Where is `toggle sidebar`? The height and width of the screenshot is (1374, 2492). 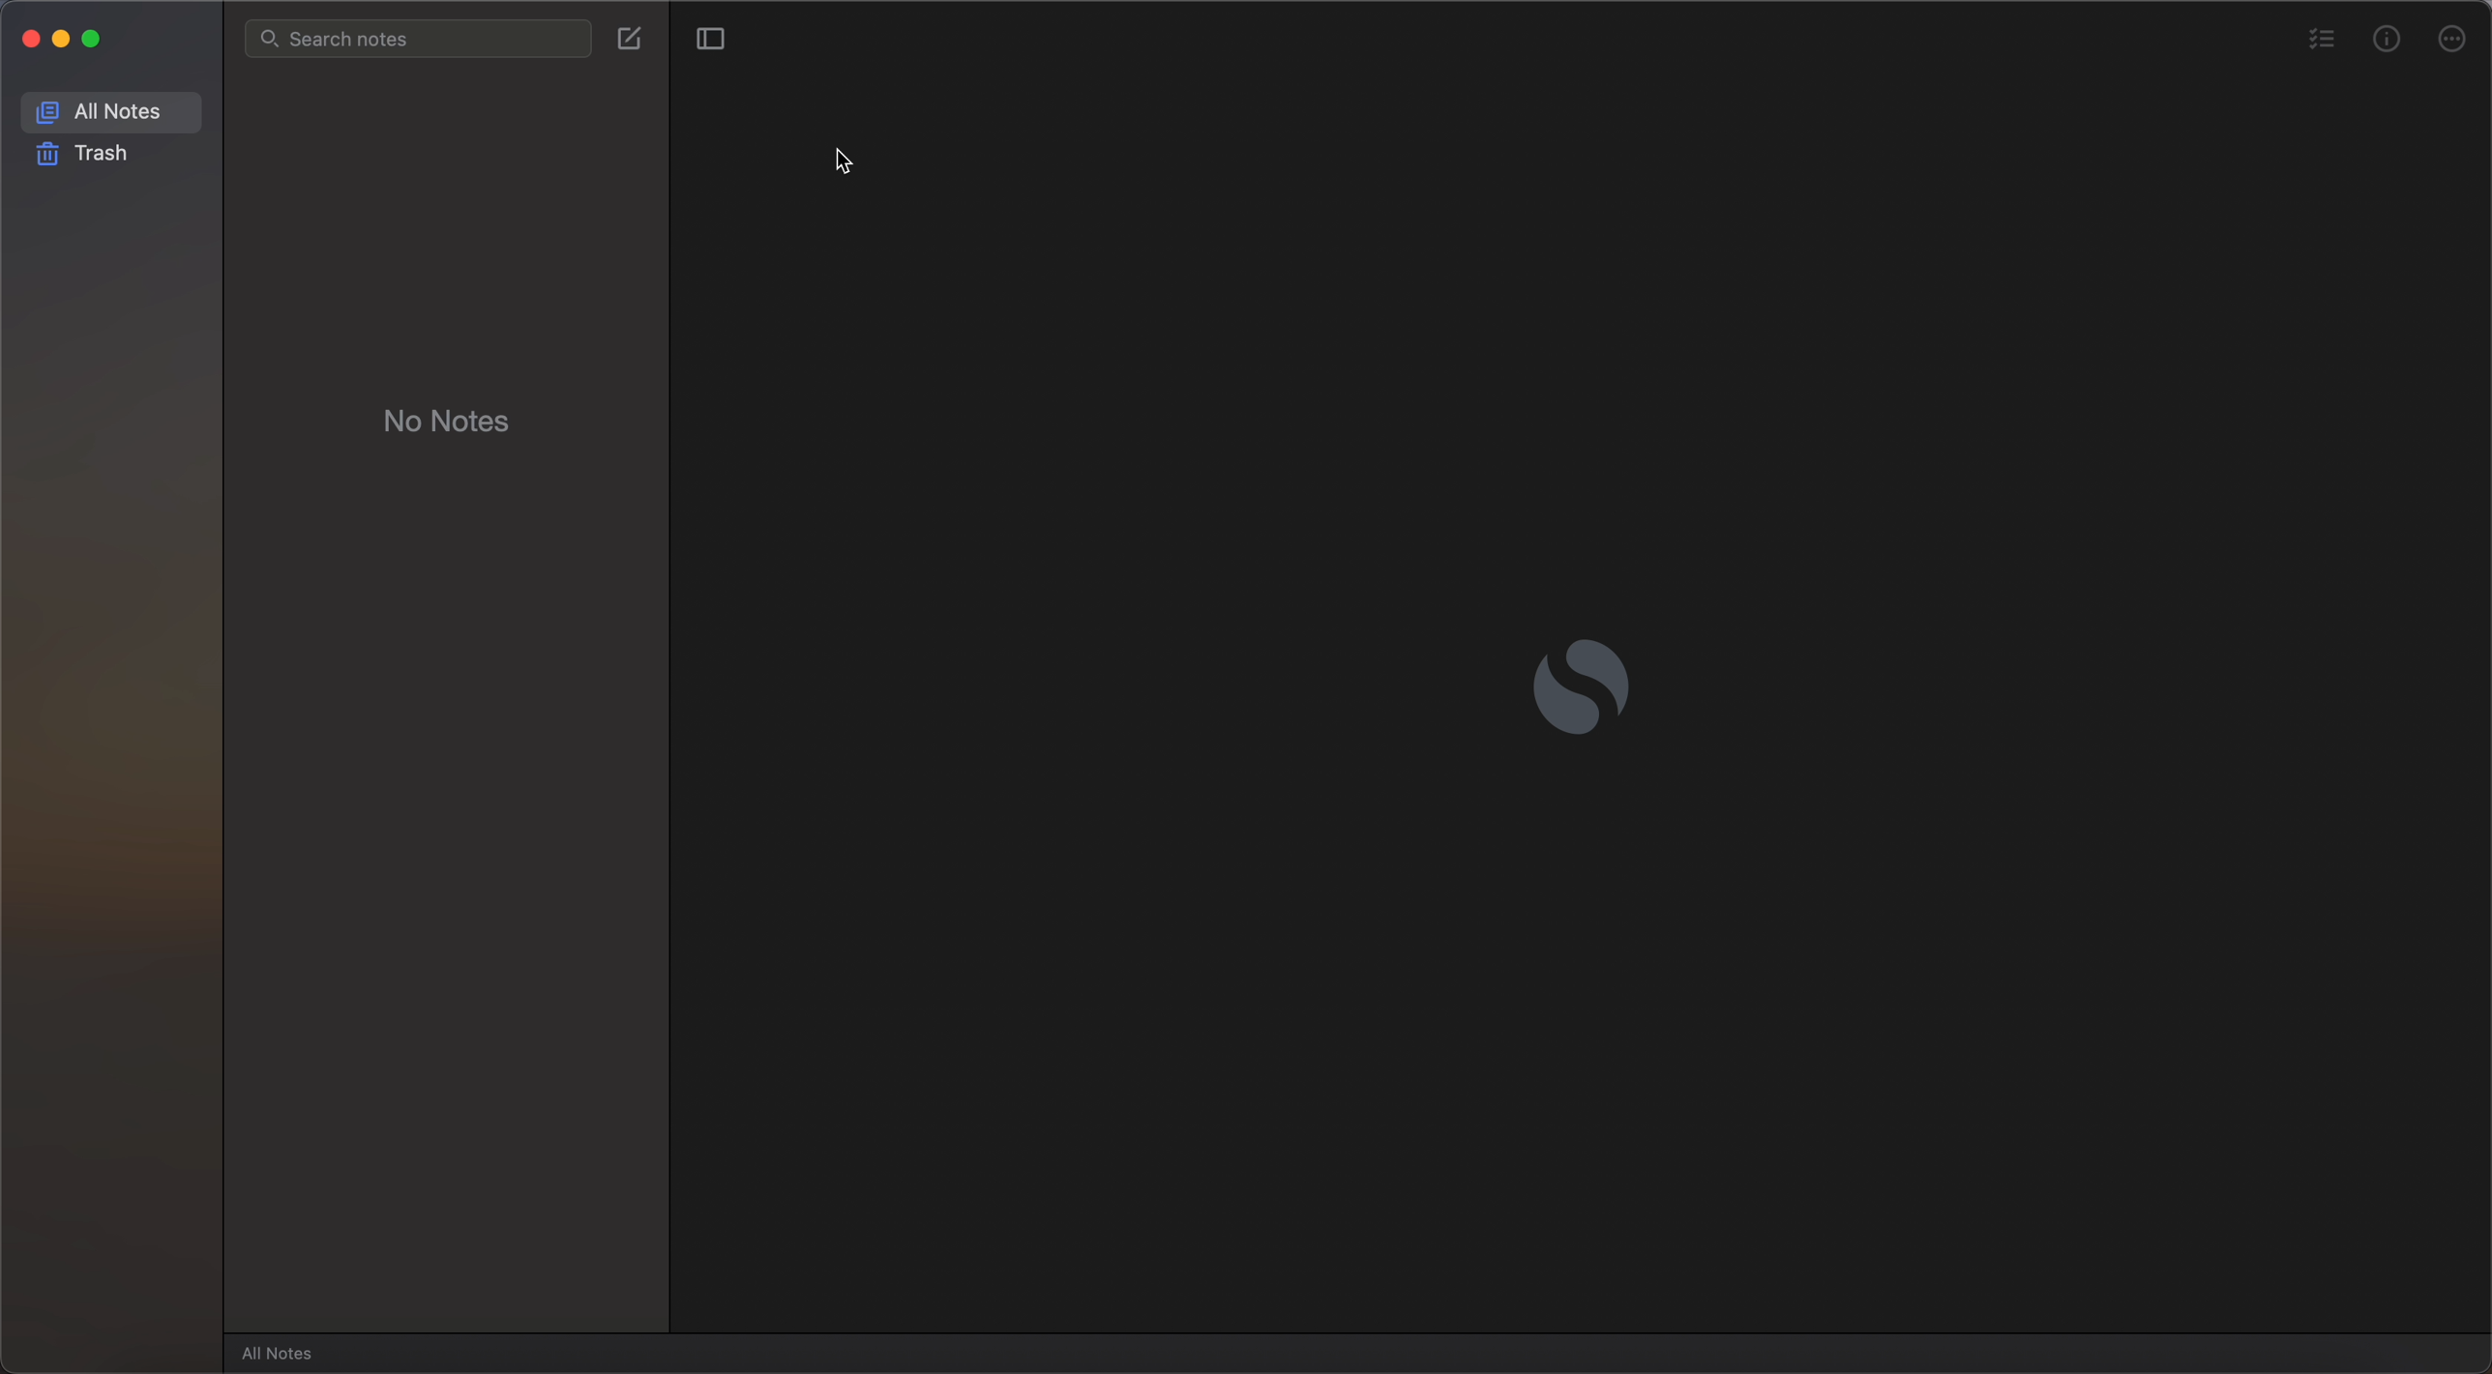 toggle sidebar is located at coordinates (707, 39).